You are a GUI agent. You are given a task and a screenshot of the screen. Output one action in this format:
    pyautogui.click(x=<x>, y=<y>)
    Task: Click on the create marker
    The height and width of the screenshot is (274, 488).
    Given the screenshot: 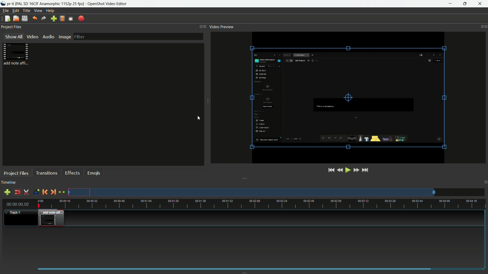 What is the action you would take?
    pyautogui.click(x=36, y=192)
    